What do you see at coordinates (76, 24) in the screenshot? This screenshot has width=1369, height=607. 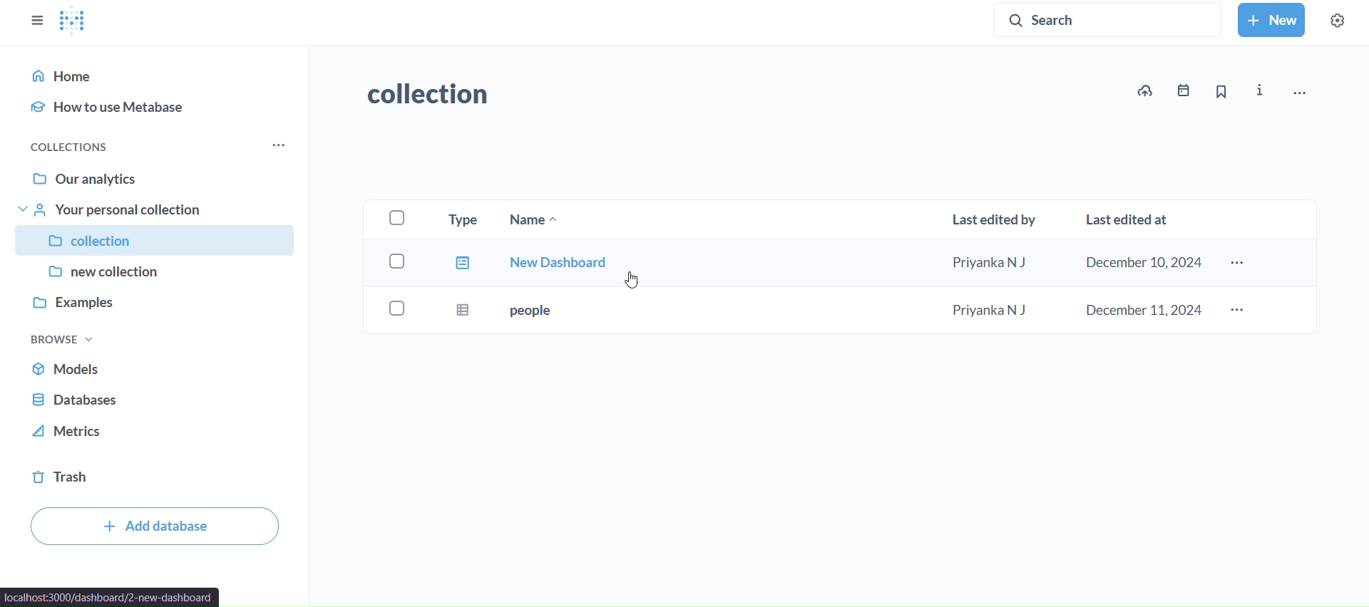 I see `logo` at bounding box center [76, 24].